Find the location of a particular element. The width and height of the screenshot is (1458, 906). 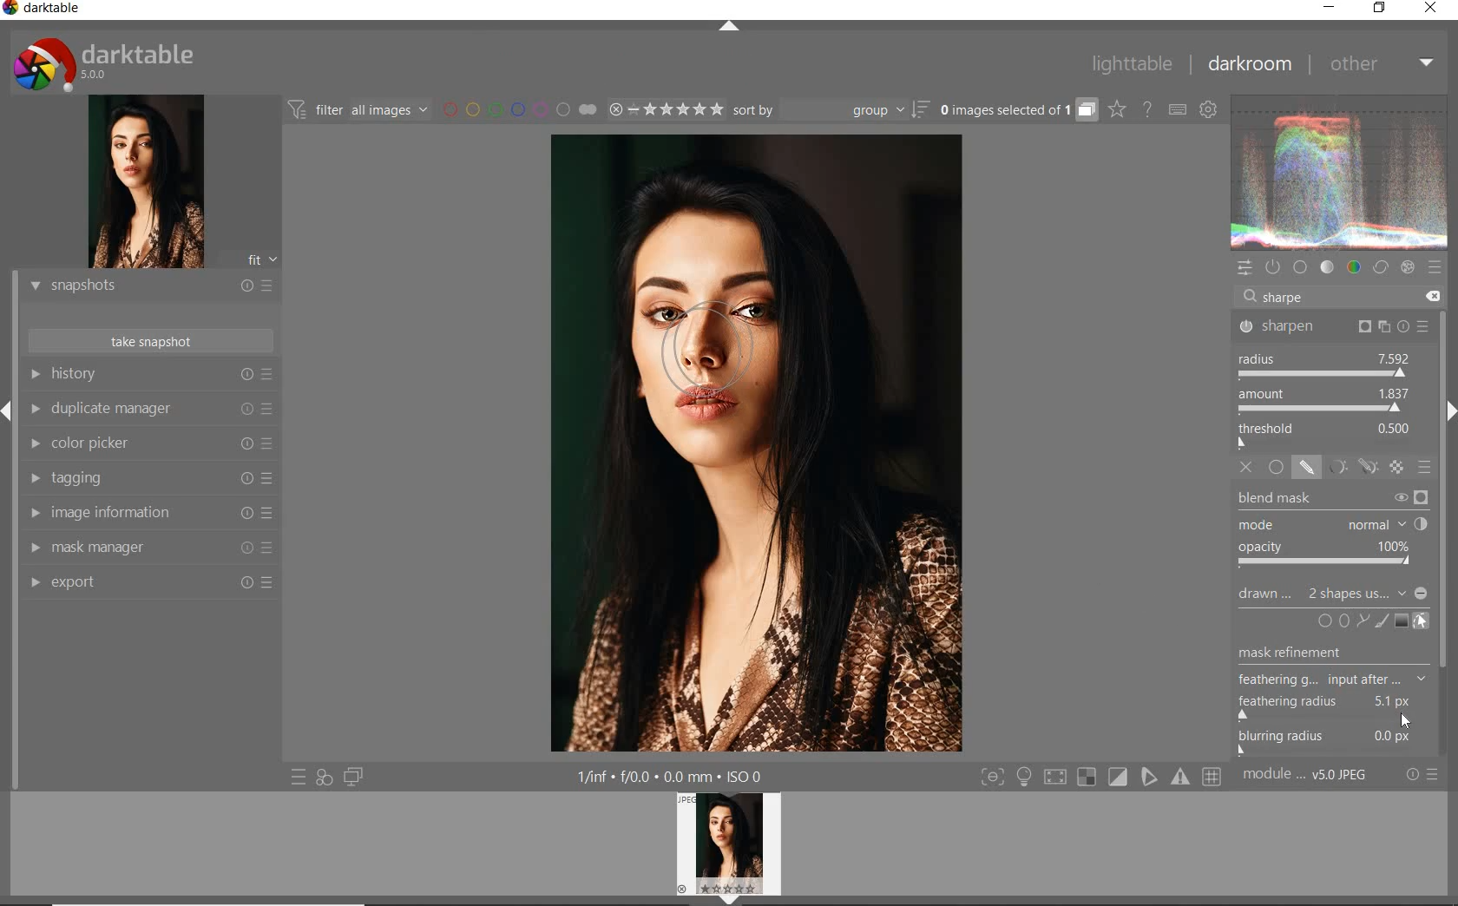

sign  is located at coordinates (1216, 778).